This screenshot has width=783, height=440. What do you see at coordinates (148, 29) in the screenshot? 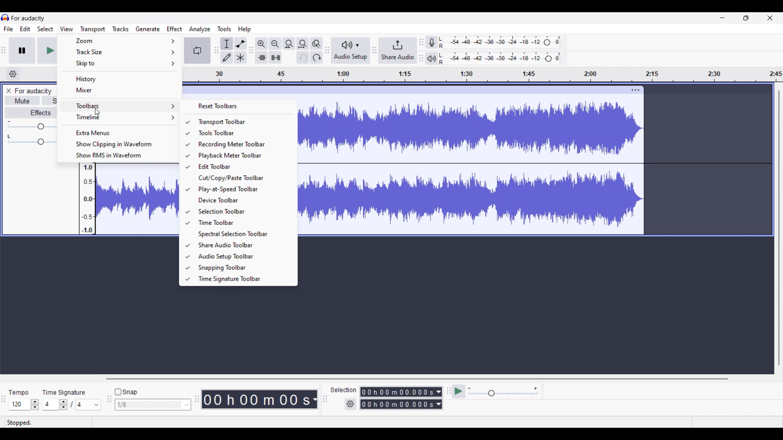
I see `Generate` at bounding box center [148, 29].